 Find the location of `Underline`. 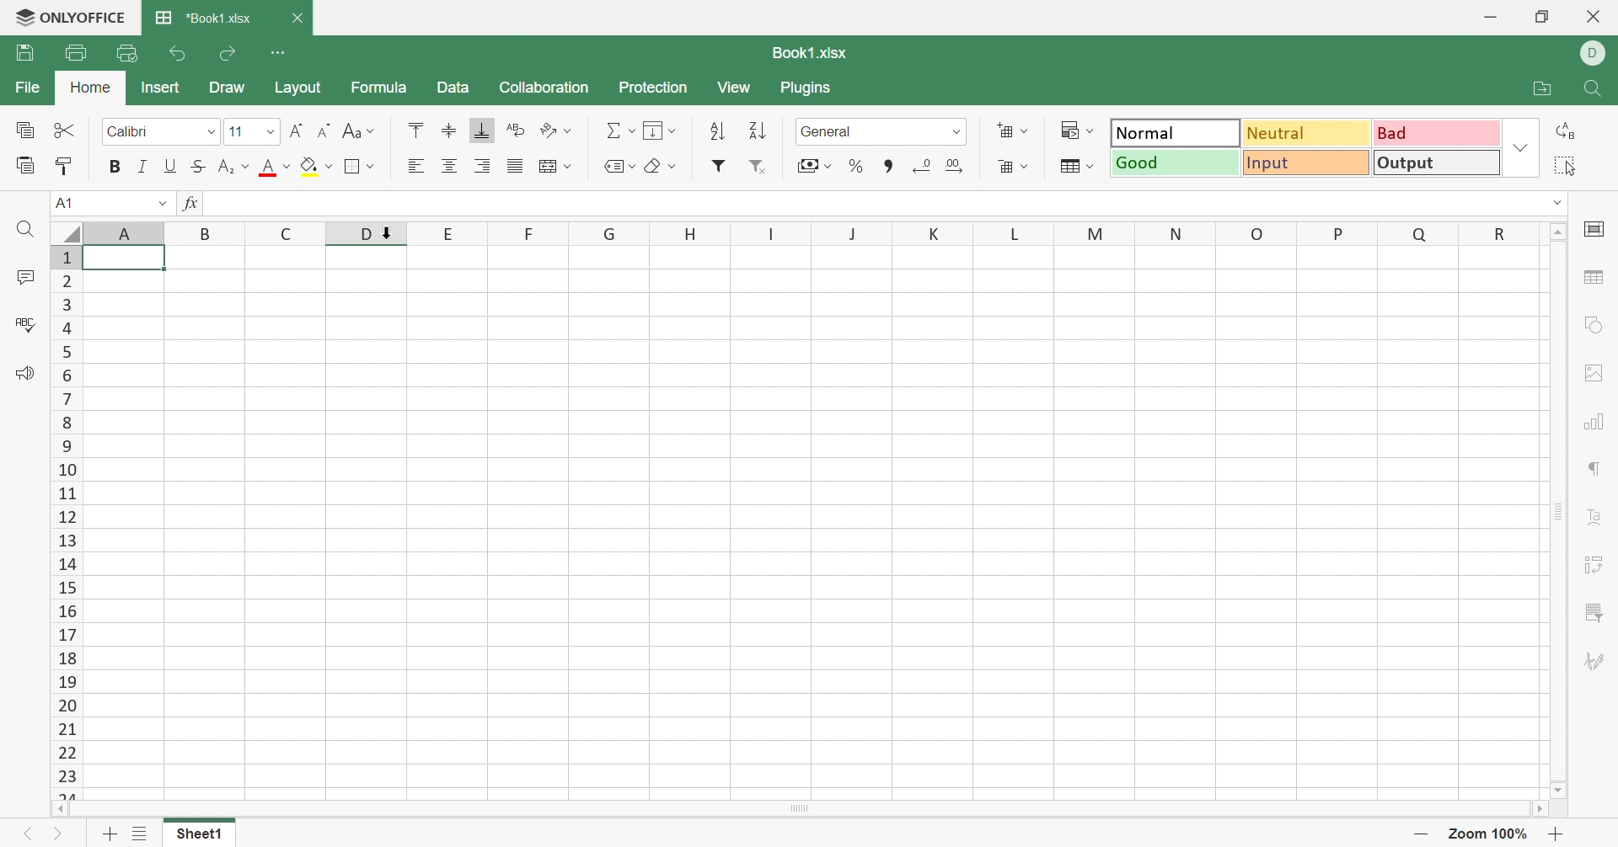

Underline is located at coordinates (172, 164).